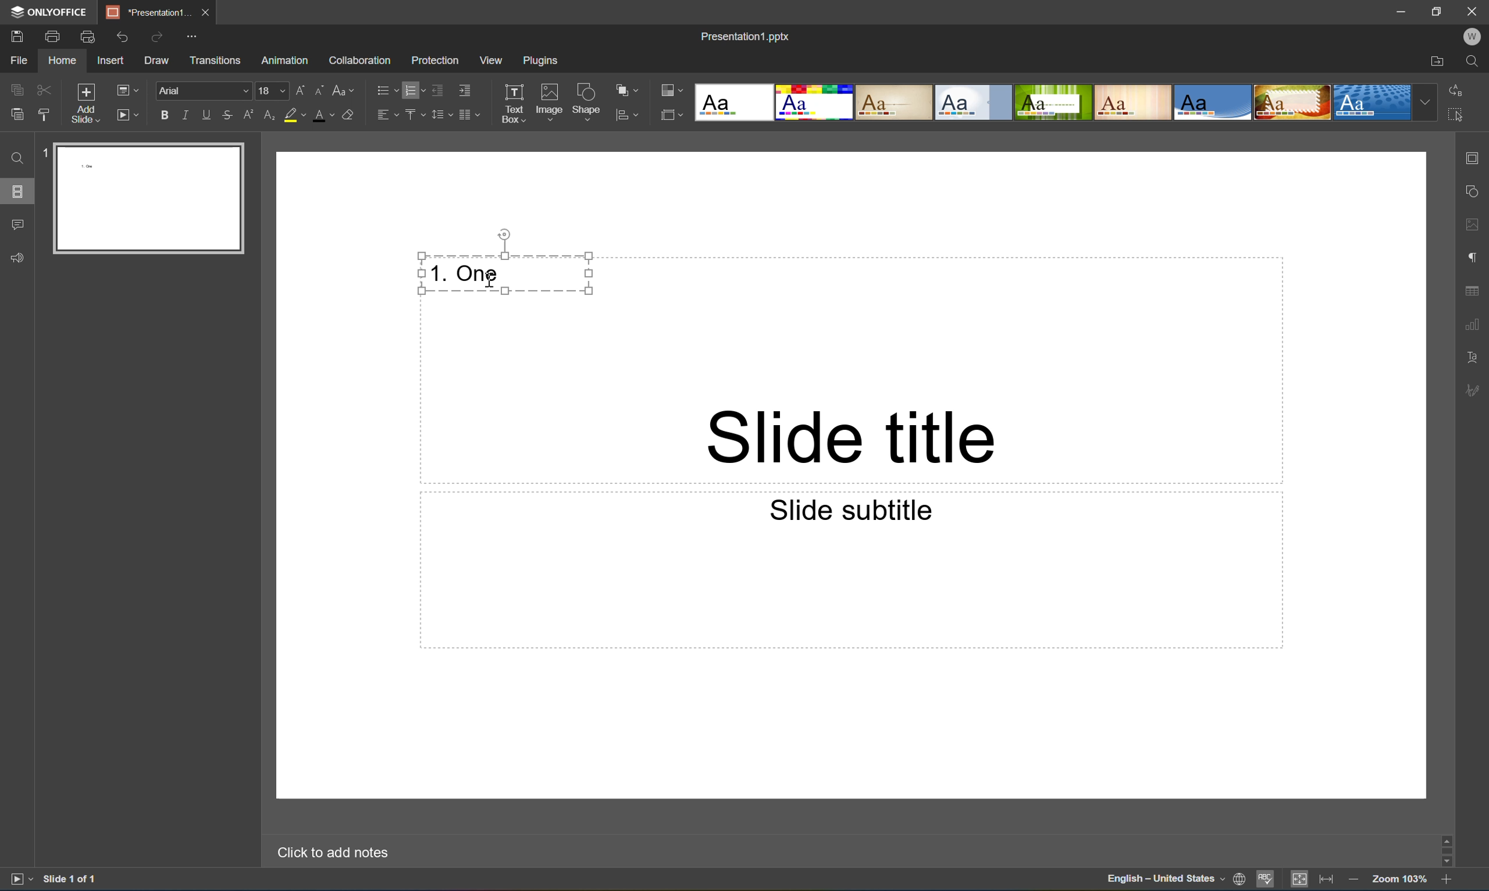 Image resolution: width=1489 pixels, height=891 pixels. What do you see at coordinates (1164, 883) in the screenshot?
I see `English - United States` at bounding box center [1164, 883].